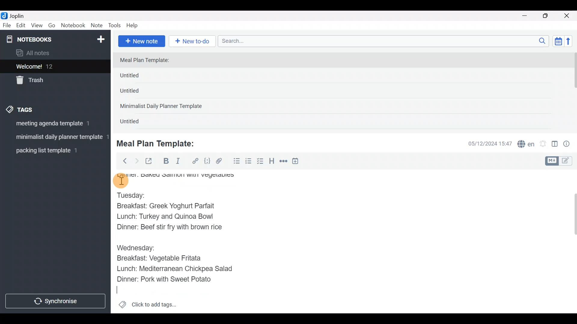  What do you see at coordinates (571, 43) in the screenshot?
I see `Reverse sort` at bounding box center [571, 43].